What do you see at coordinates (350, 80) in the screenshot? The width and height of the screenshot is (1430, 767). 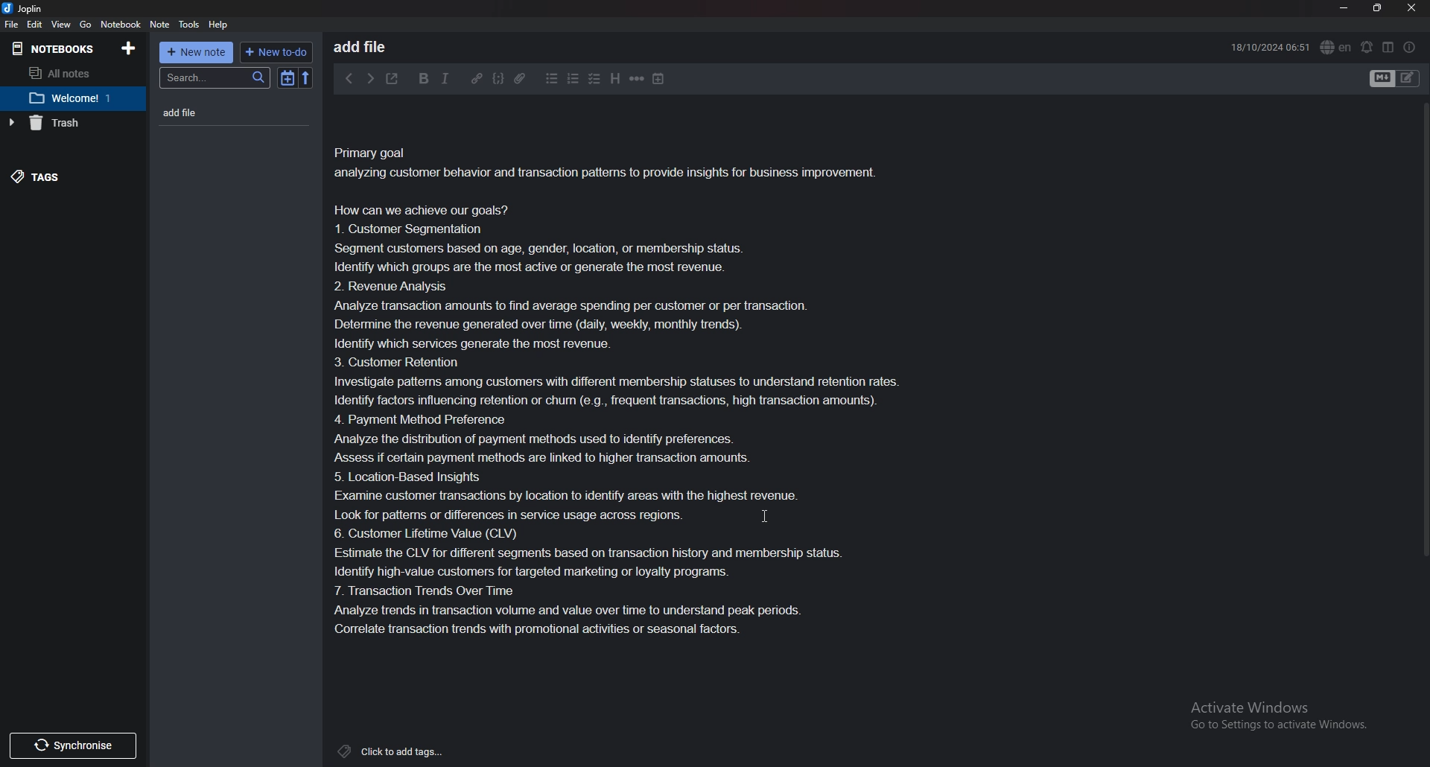 I see `previous` at bounding box center [350, 80].